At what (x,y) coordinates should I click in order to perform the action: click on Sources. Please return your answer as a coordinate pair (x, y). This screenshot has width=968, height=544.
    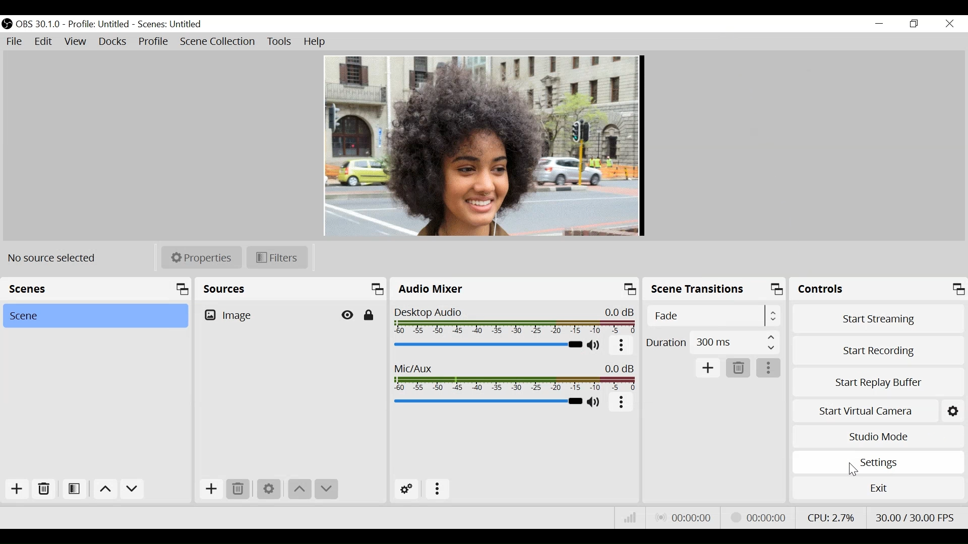
    Looking at the image, I should click on (291, 290).